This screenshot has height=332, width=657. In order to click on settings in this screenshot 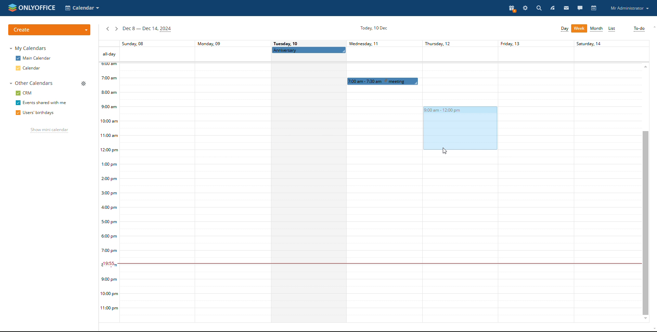, I will do `click(525, 8)`.